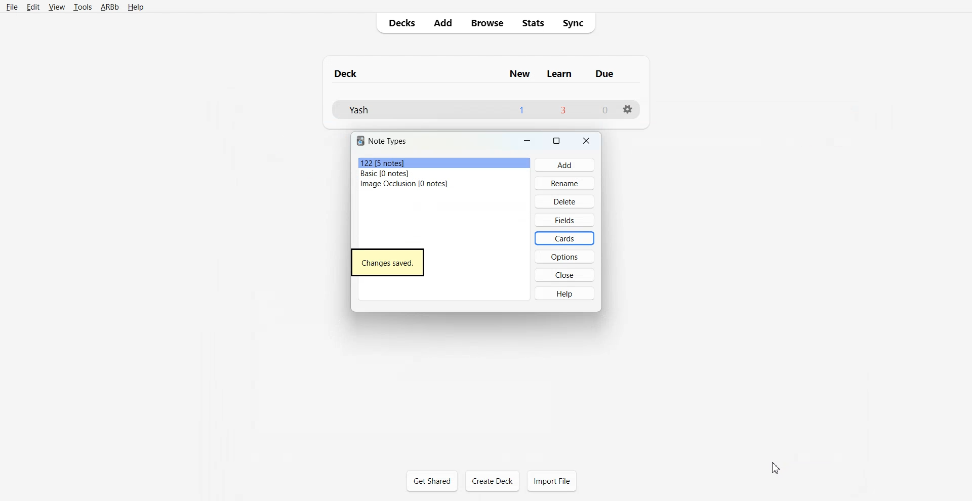 The image size is (972, 501). Describe the element at coordinates (576, 22) in the screenshot. I see `Sync` at that location.